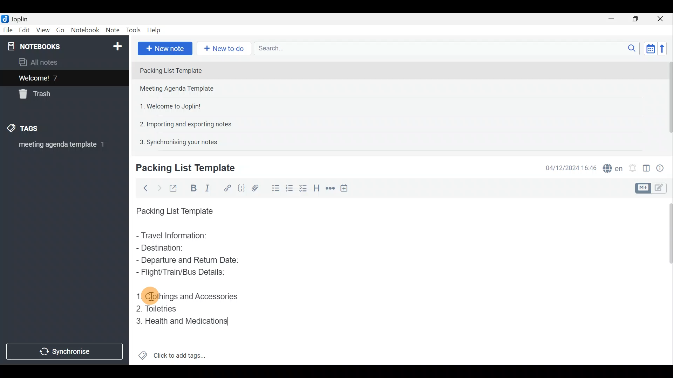  Describe the element at coordinates (632, 166) in the screenshot. I see `Set alarm` at that location.